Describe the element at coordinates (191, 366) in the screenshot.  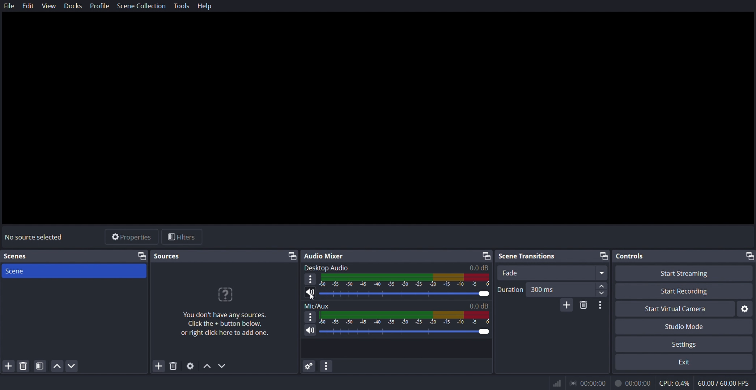
I see `settings` at that location.